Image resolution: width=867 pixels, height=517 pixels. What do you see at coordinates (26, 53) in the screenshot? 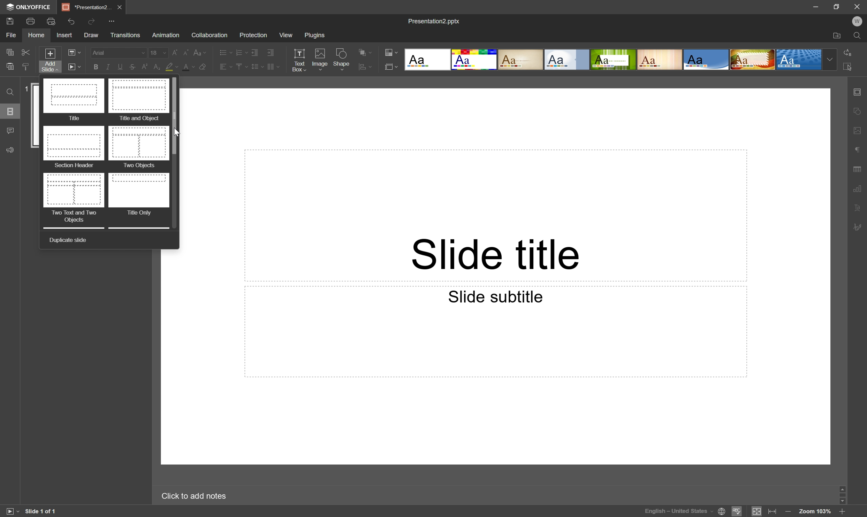
I see `Cut` at bounding box center [26, 53].